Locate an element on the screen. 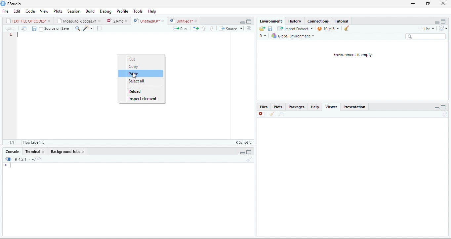 The image size is (451, 239). source on save is located at coordinates (57, 28).